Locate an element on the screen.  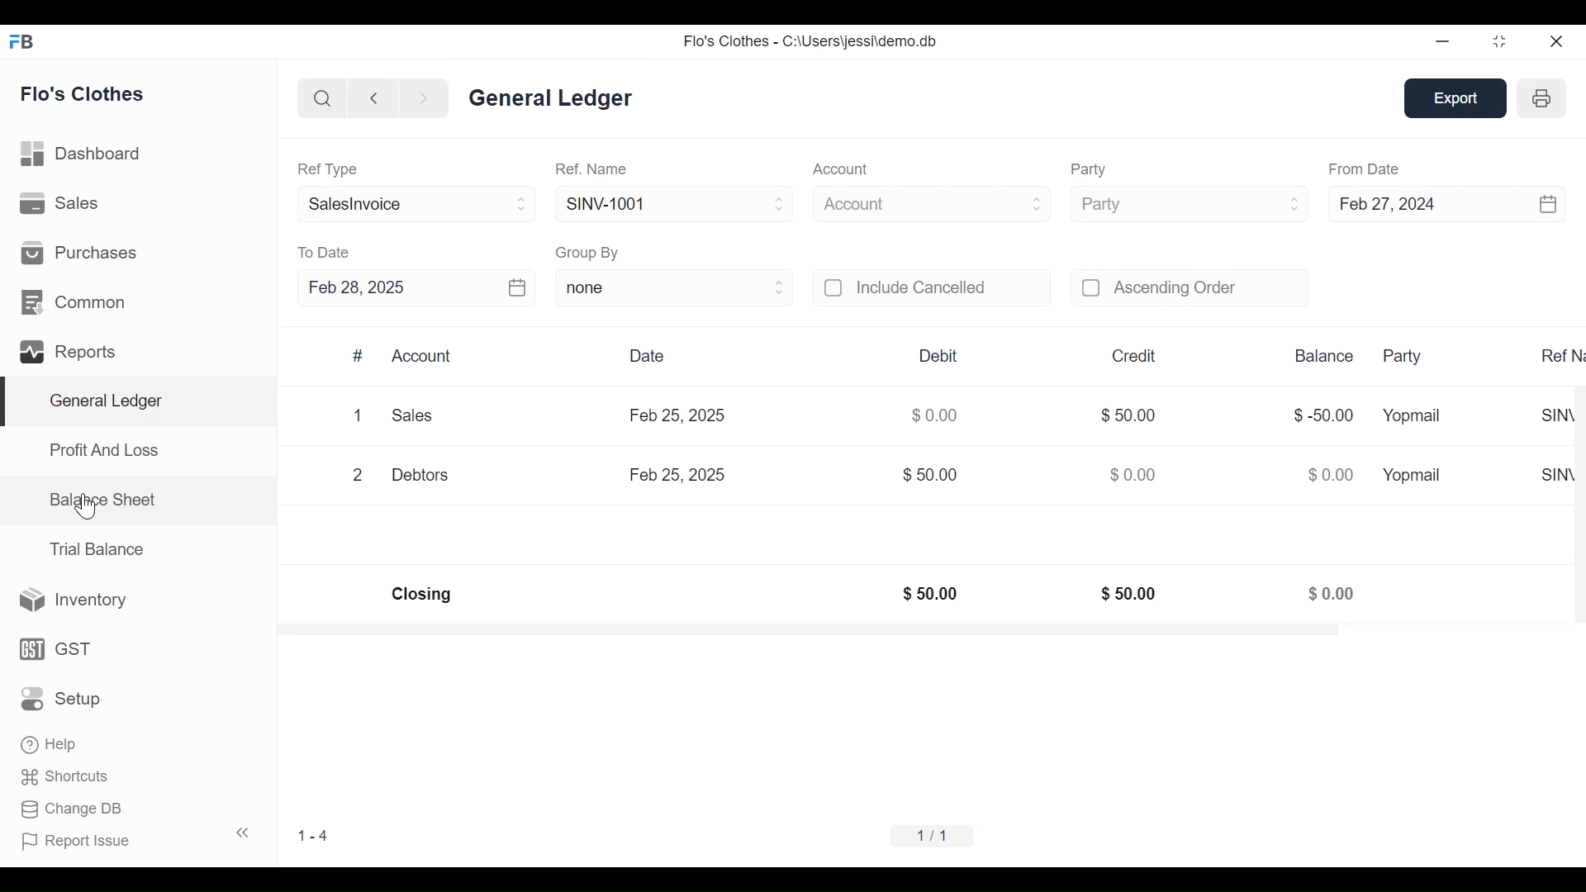
Account is located at coordinates (933, 202).